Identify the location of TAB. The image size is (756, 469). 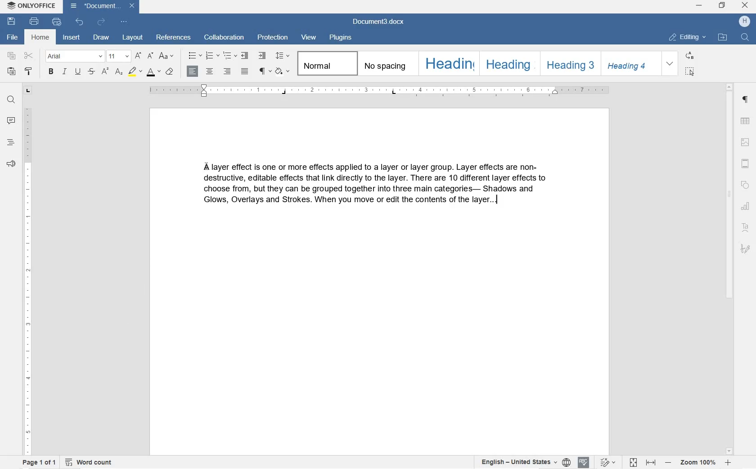
(27, 92).